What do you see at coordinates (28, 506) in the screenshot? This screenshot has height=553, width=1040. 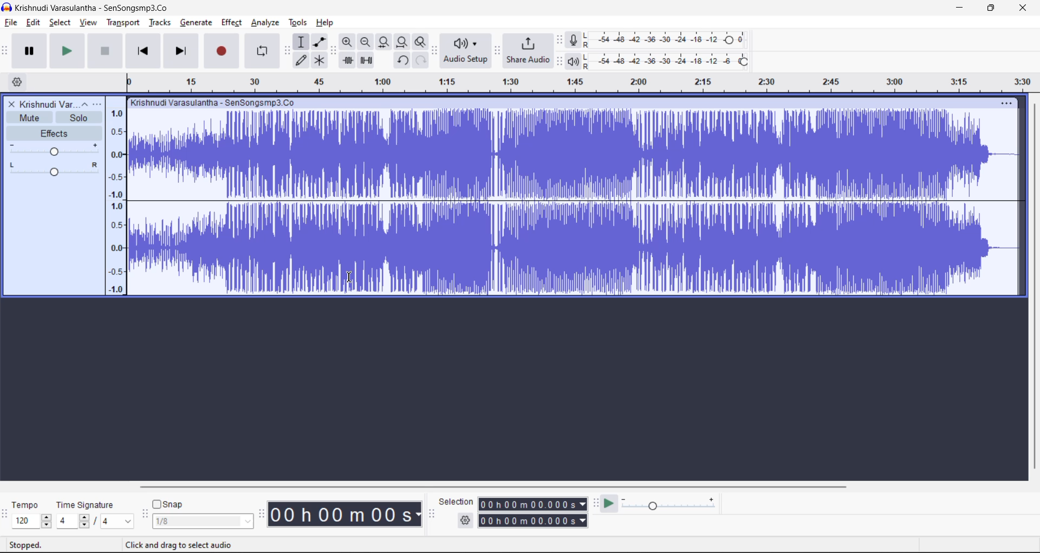 I see `tempo` at bounding box center [28, 506].